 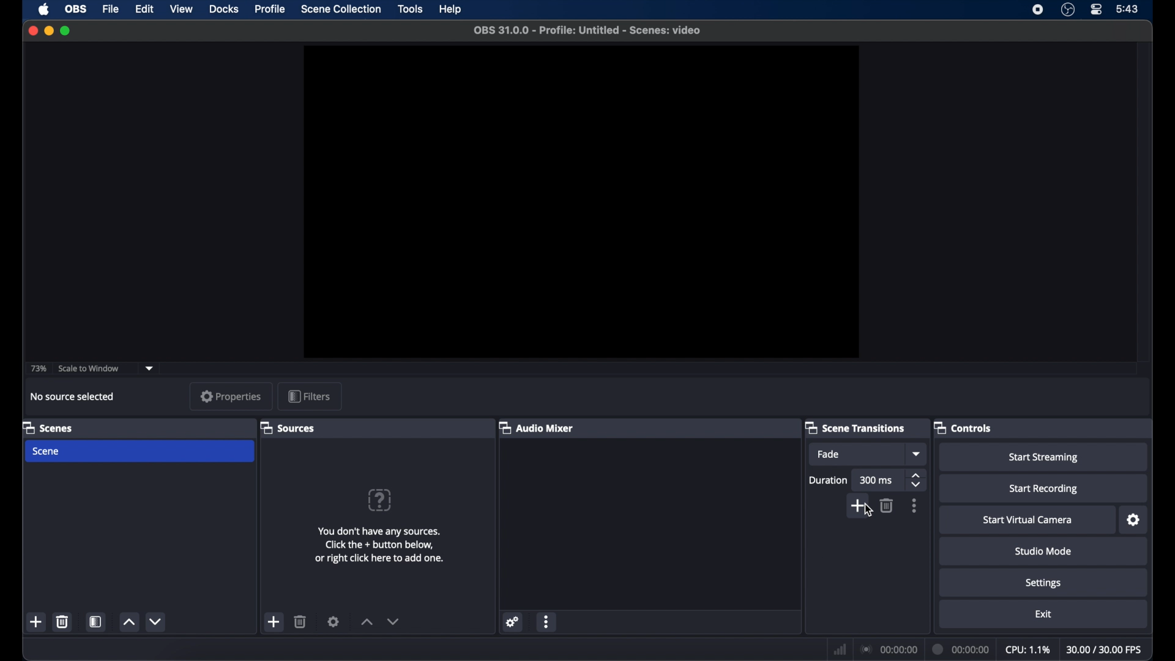 I want to click on no source selected, so click(x=72, y=396).